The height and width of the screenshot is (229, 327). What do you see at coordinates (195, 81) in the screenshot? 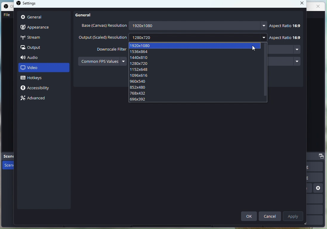
I see `960x540` at bounding box center [195, 81].